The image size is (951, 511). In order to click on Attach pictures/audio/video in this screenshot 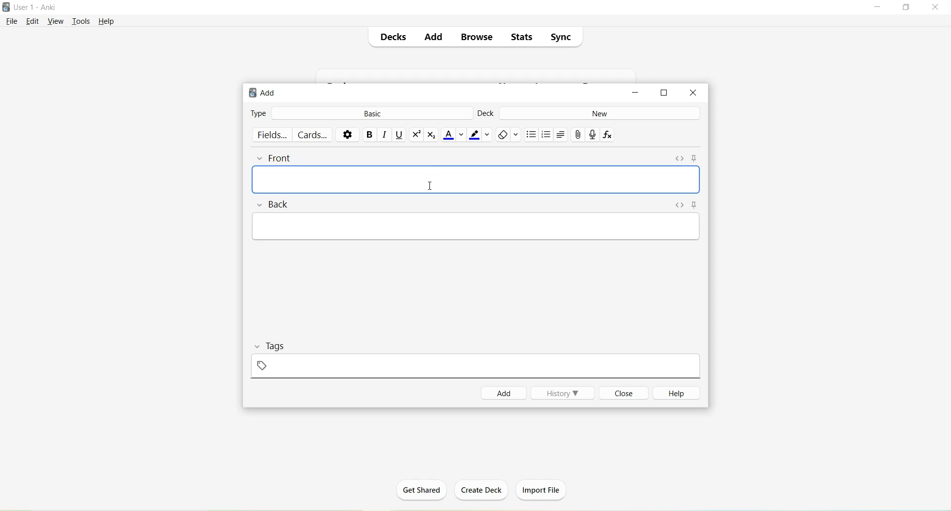, I will do `click(580, 134)`.